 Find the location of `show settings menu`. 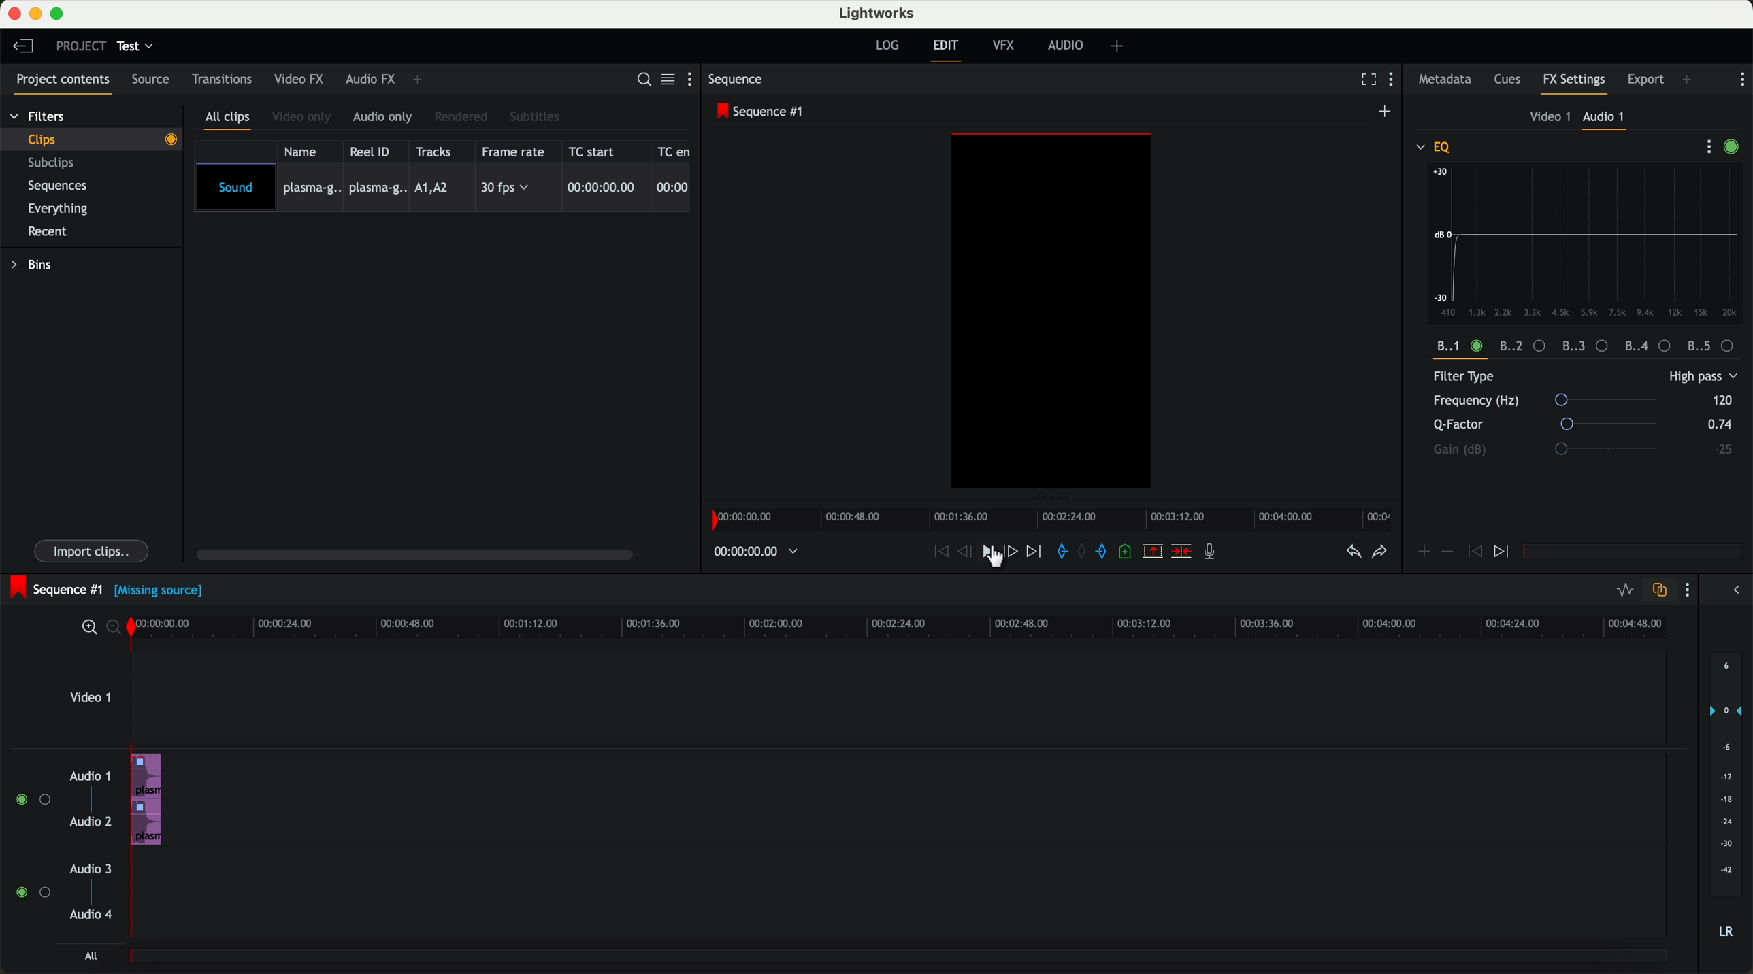

show settings menu is located at coordinates (1742, 79).